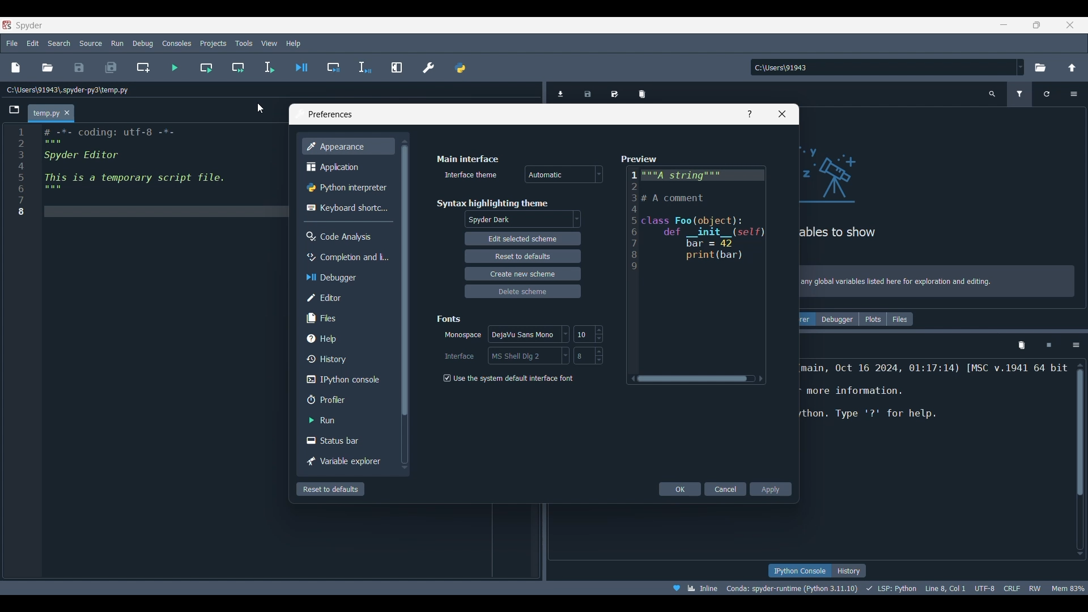  What do you see at coordinates (67, 112) in the screenshot?
I see `Close tab` at bounding box center [67, 112].